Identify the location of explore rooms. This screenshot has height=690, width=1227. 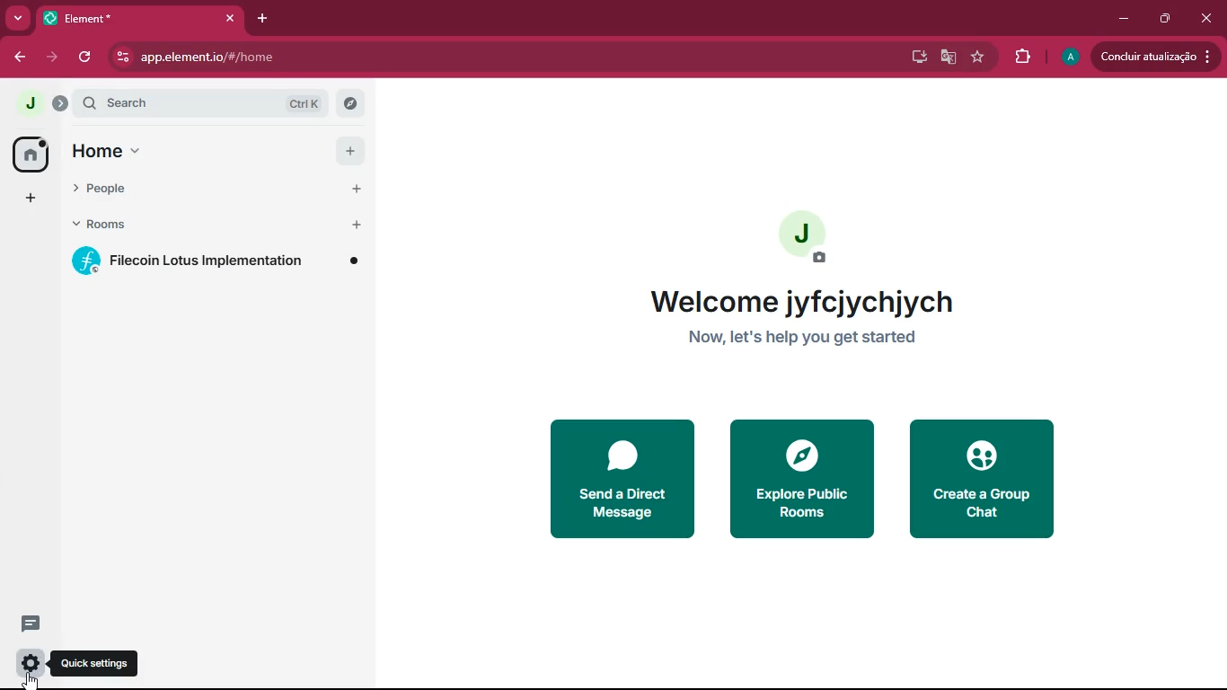
(350, 103).